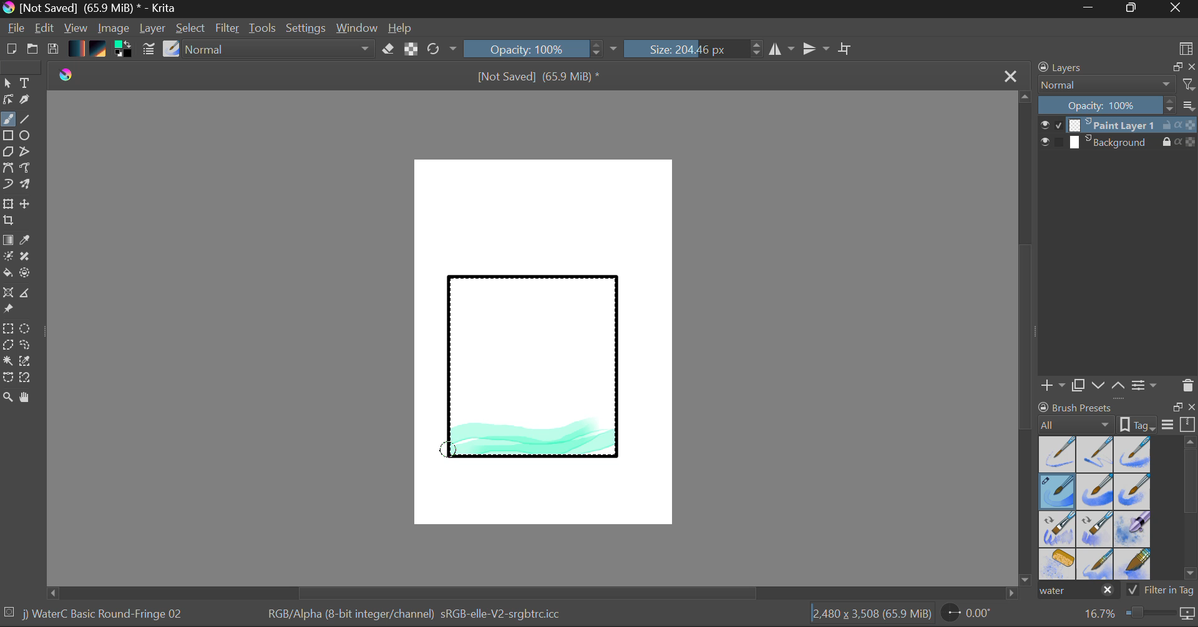 This screenshot has width=1198, height=627. What do you see at coordinates (1133, 492) in the screenshot?
I see `Water C - Grunge` at bounding box center [1133, 492].